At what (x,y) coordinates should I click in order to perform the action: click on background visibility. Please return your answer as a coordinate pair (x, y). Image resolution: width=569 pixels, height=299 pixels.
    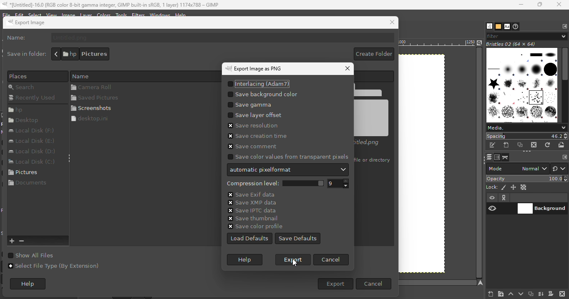
    Looking at the image, I should click on (504, 198).